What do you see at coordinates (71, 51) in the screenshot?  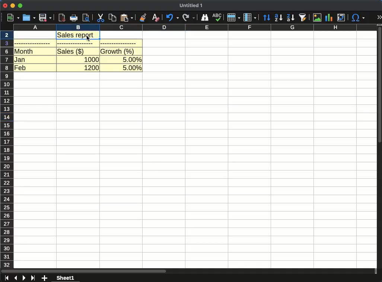 I see `sales($)` at bounding box center [71, 51].